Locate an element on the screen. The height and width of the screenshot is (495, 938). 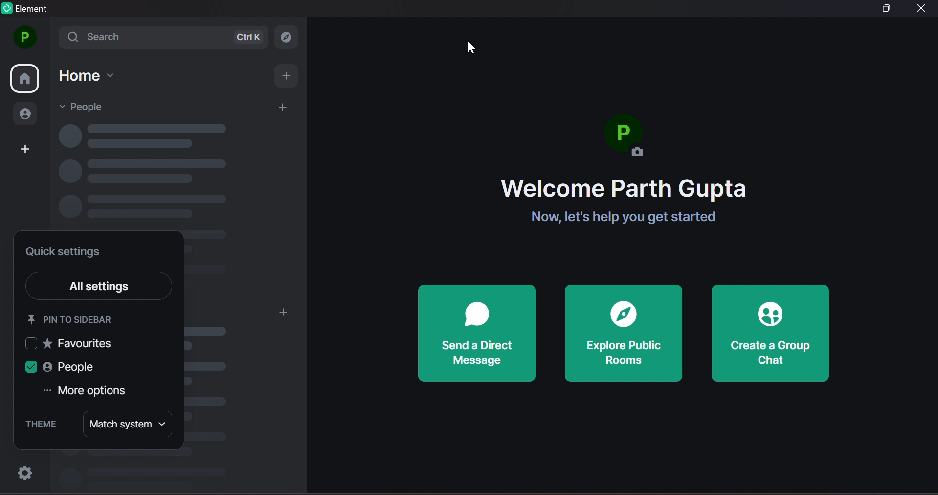
profile is located at coordinates (629, 140).